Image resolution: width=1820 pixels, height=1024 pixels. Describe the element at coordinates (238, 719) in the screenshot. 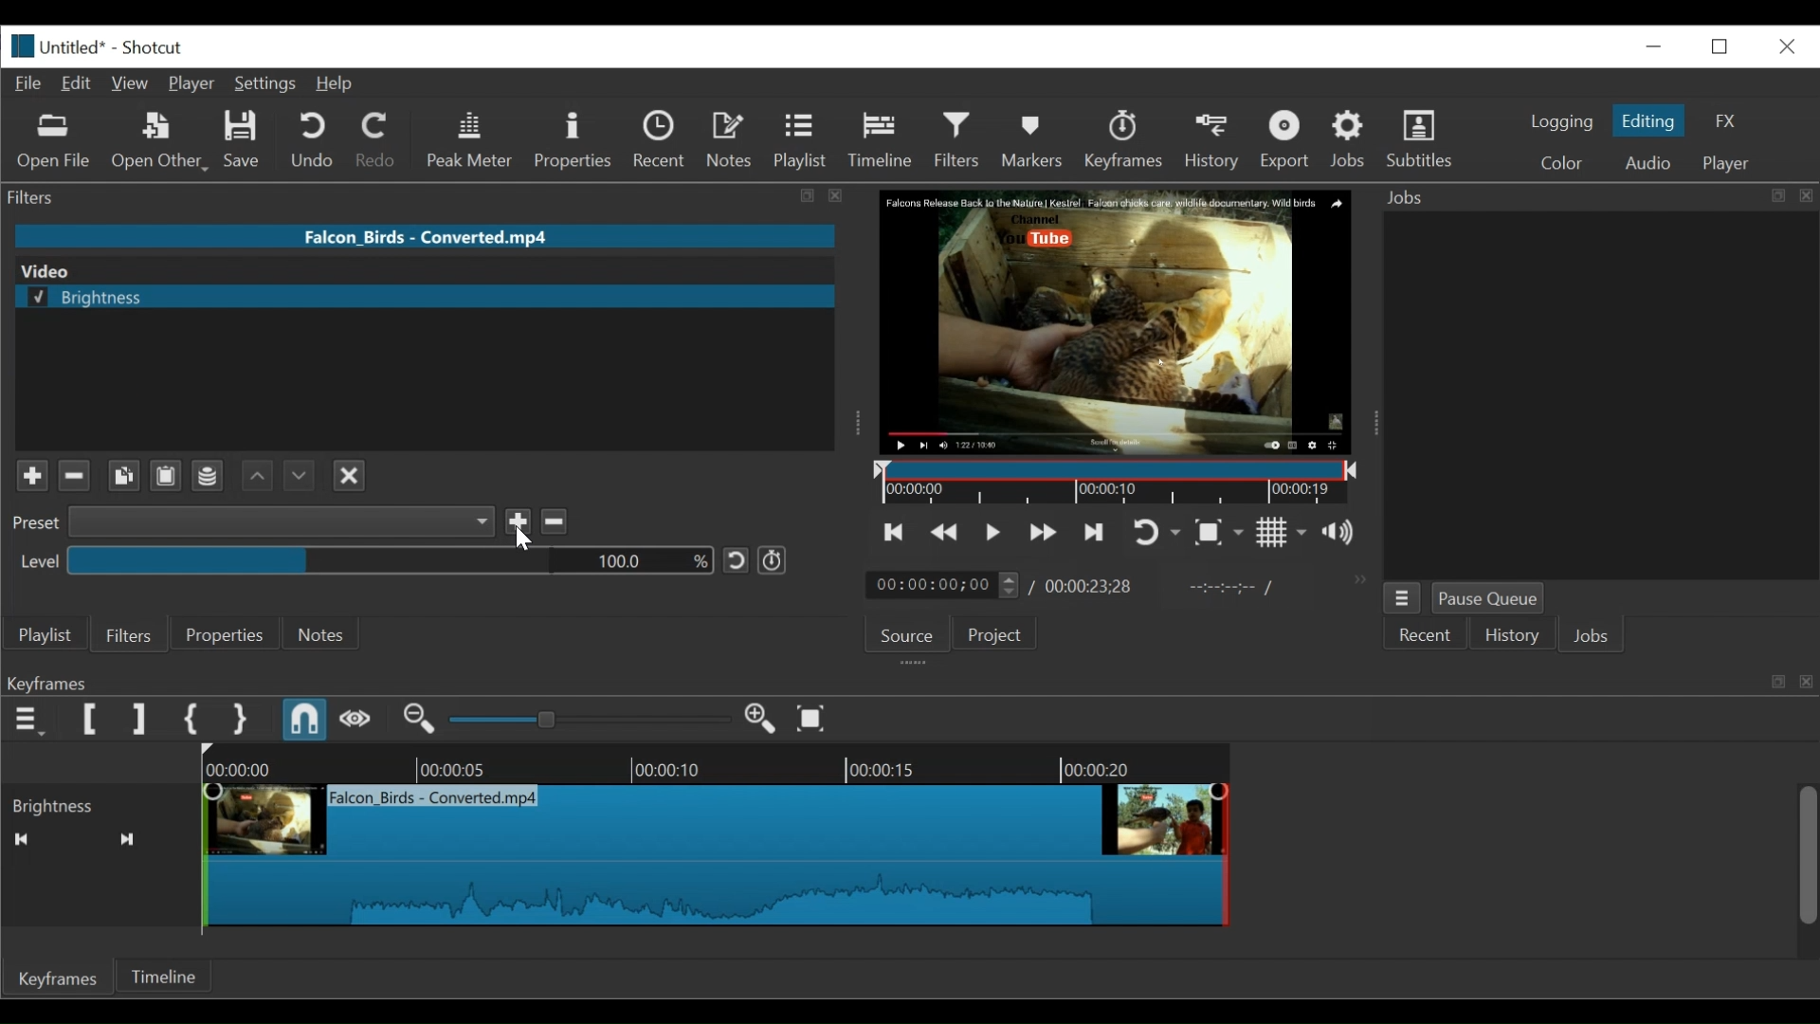

I see `Set Second Simple Keyframe` at that location.